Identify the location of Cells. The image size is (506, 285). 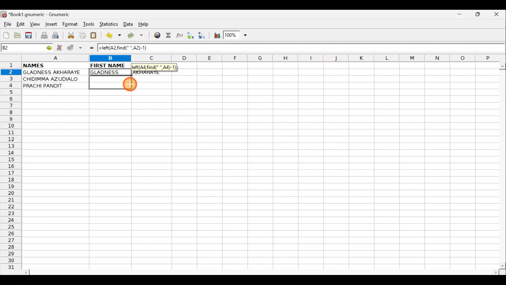
(258, 182).